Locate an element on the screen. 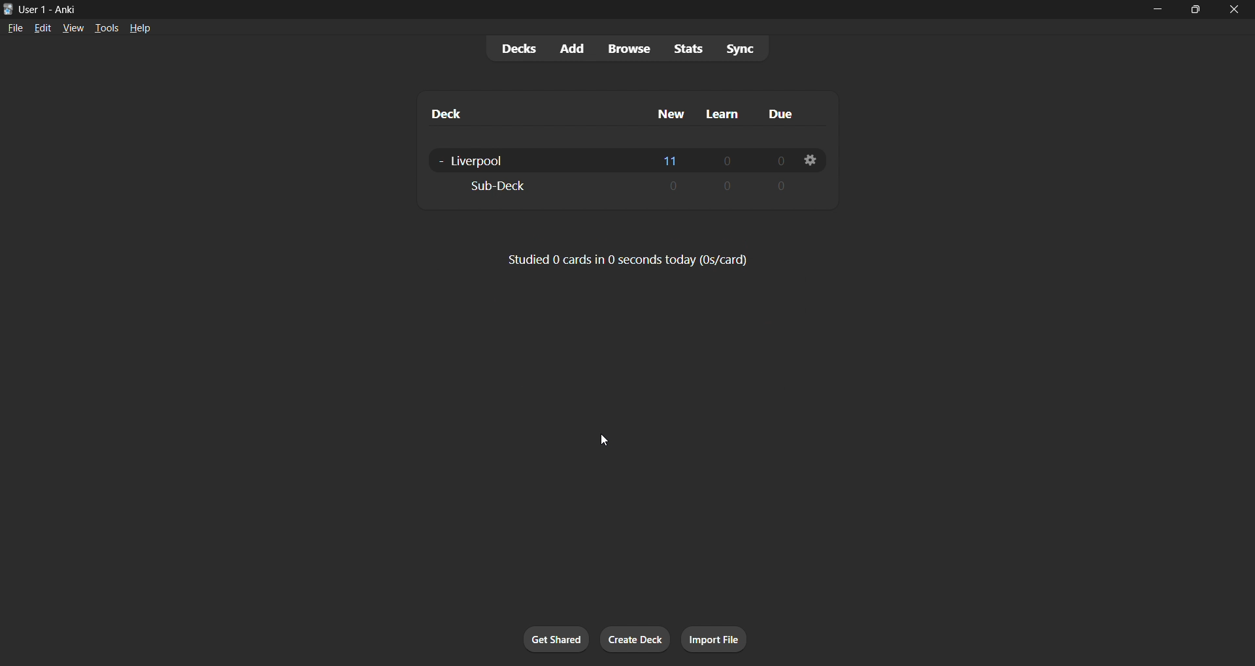  add is located at coordinates (569, 46).